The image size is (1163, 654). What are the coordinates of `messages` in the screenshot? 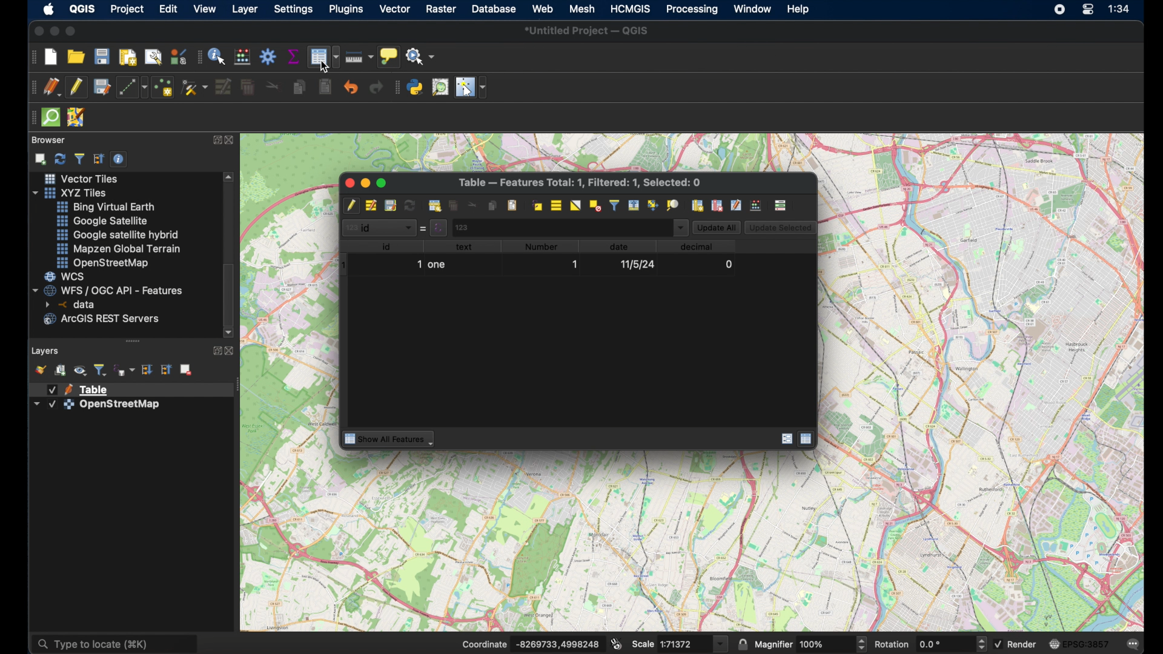 It's located at (1133, 646).